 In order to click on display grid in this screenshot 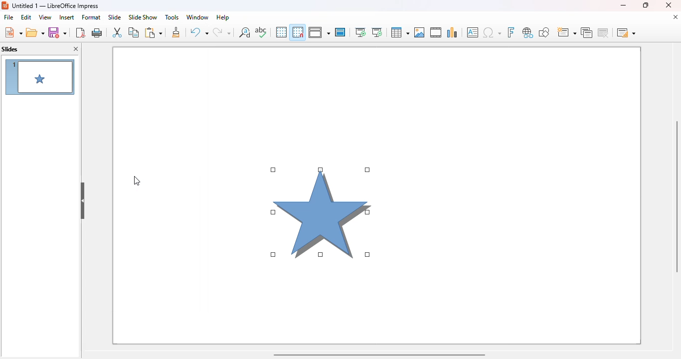, I will do `click(281, 32)`.